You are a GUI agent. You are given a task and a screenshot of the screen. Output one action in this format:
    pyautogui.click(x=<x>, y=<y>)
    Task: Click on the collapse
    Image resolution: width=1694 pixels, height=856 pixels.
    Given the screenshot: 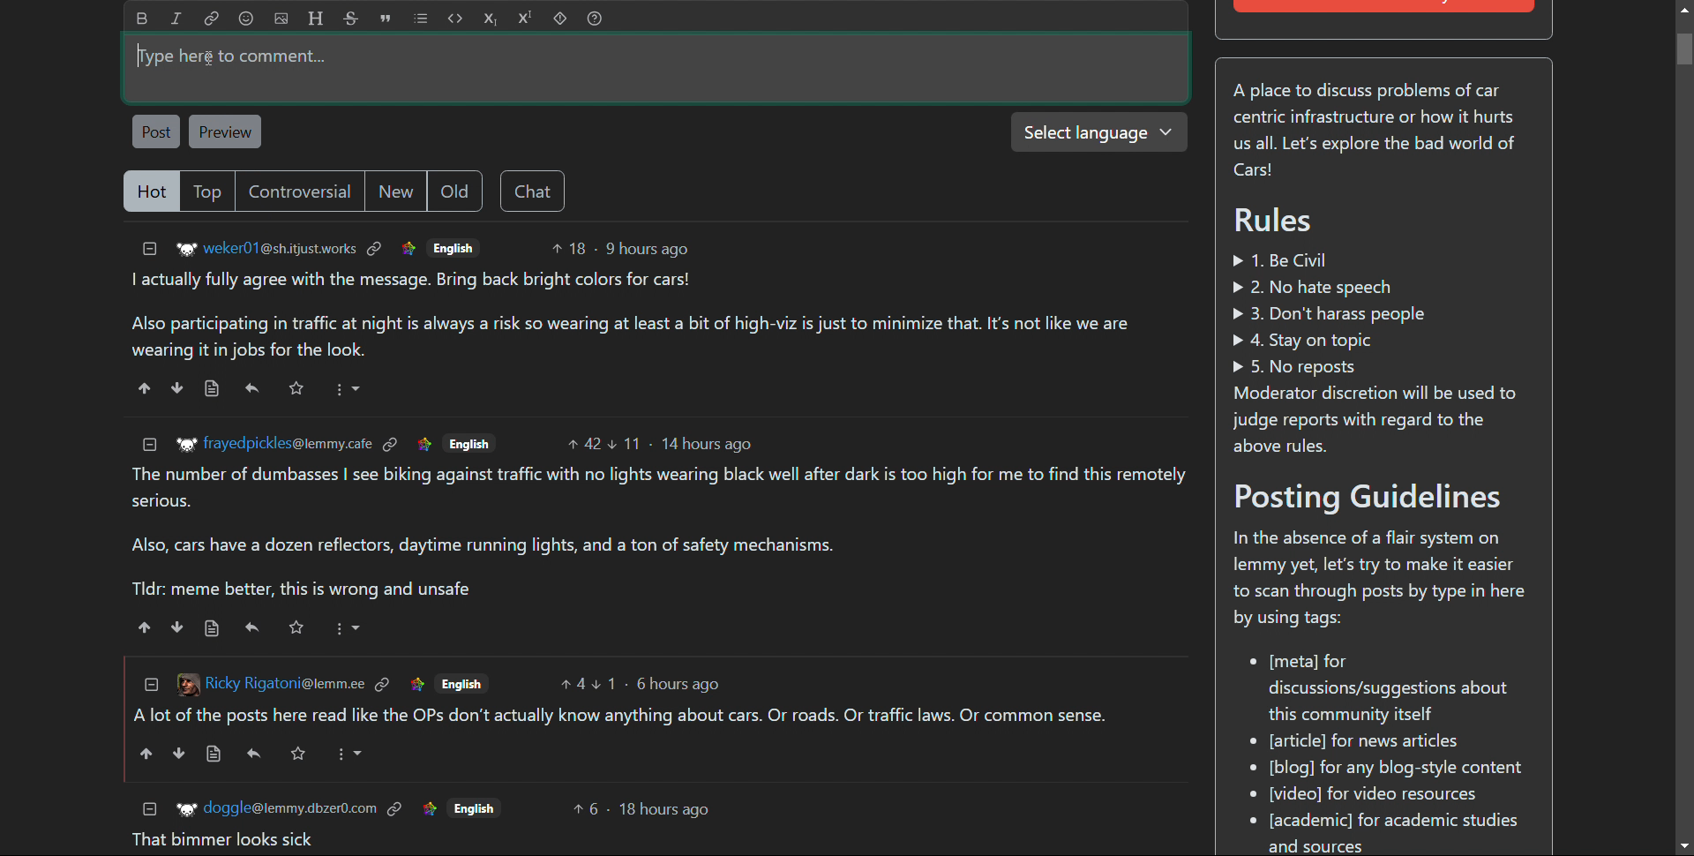 What is the action you would take?
    pyautogui.click(x=150, y=250)
    